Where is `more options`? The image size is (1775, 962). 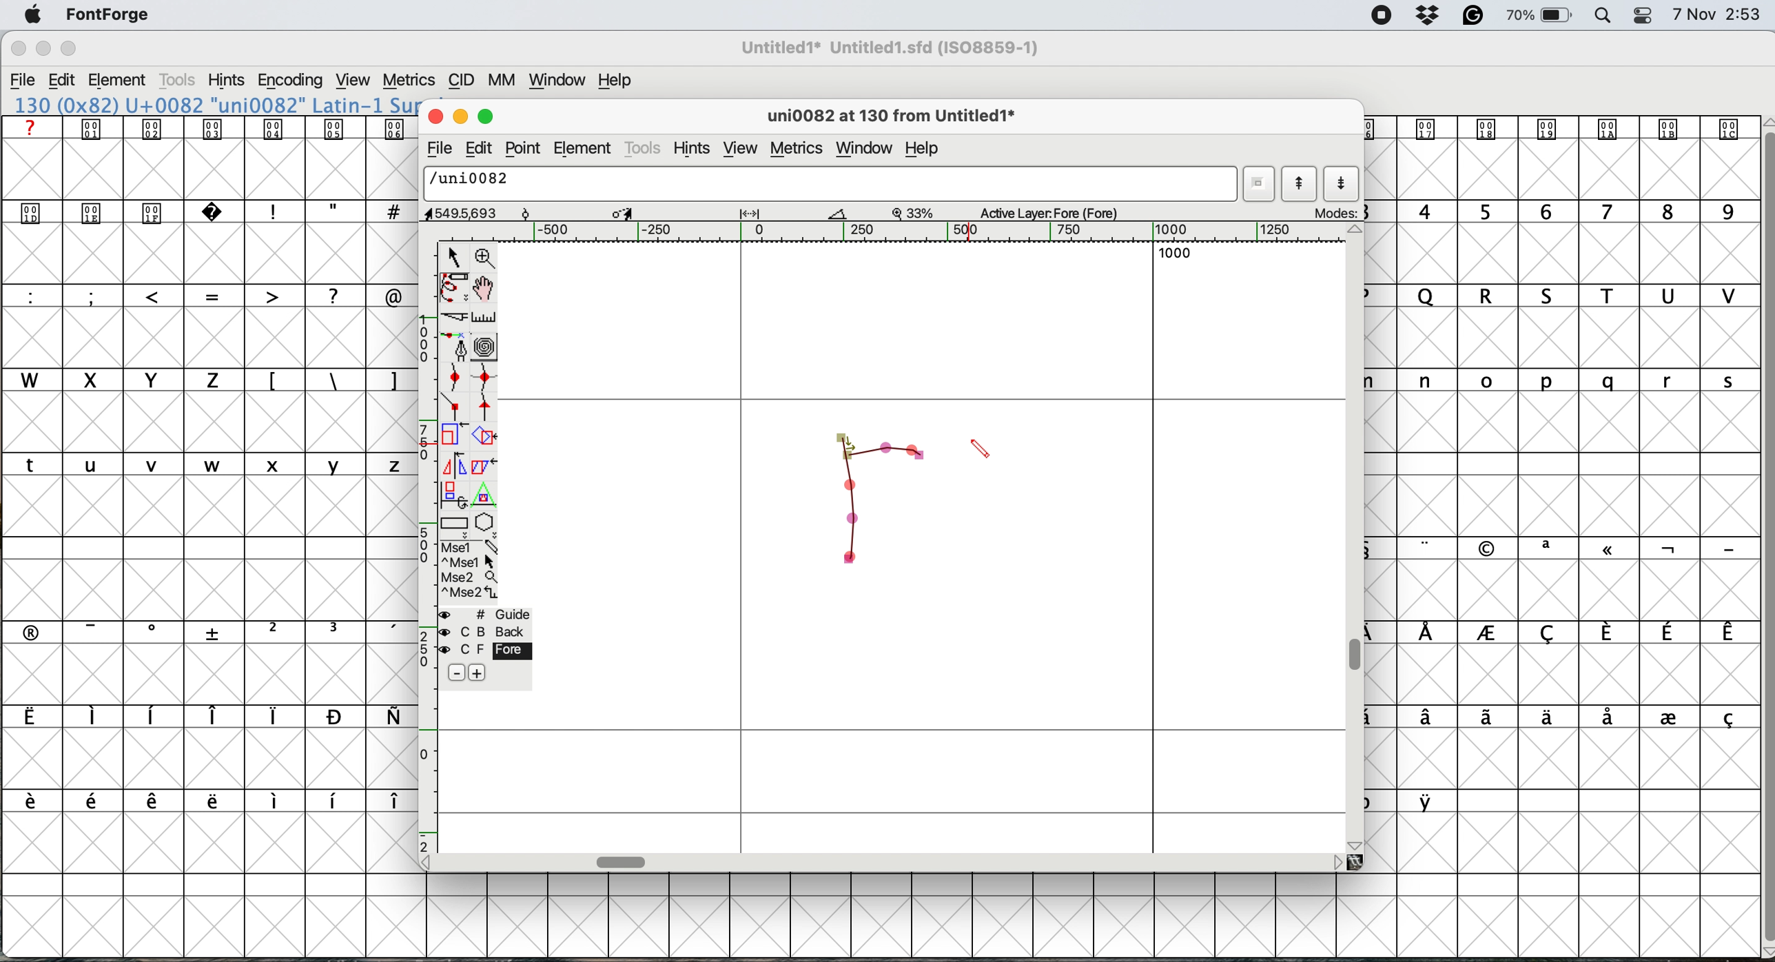
more options is located at coordinates (468, 571).